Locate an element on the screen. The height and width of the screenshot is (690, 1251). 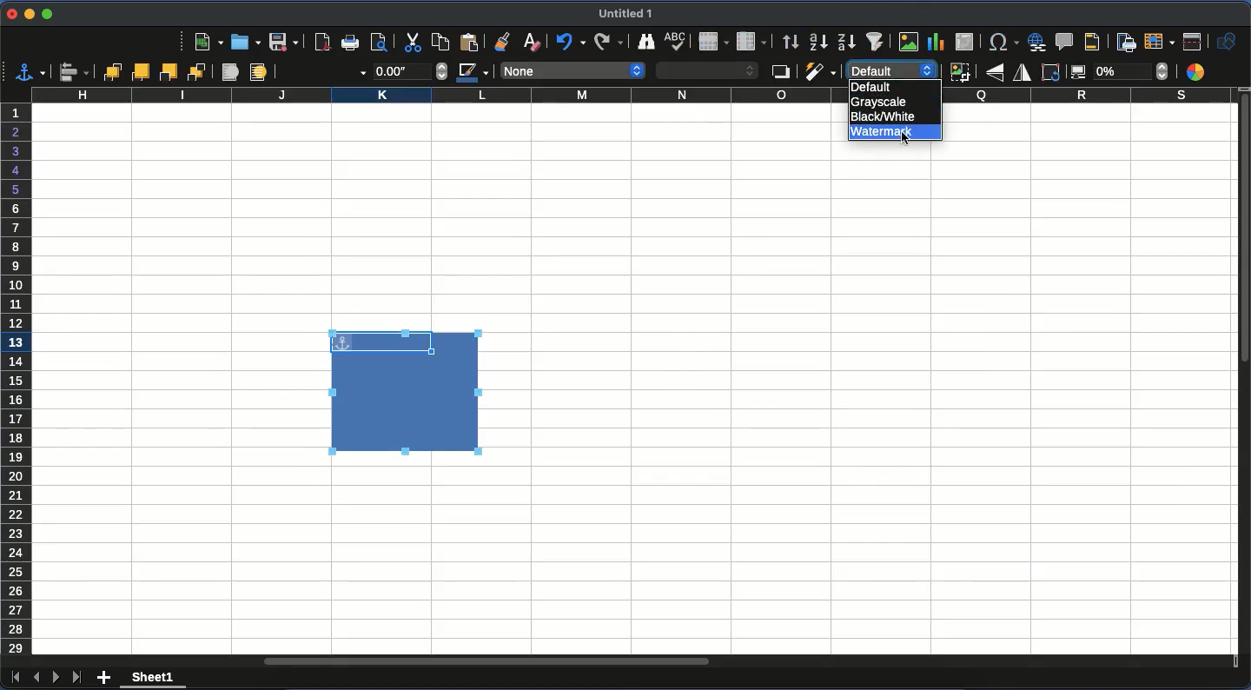
select anchor for object is located at coordinates (34, 75).